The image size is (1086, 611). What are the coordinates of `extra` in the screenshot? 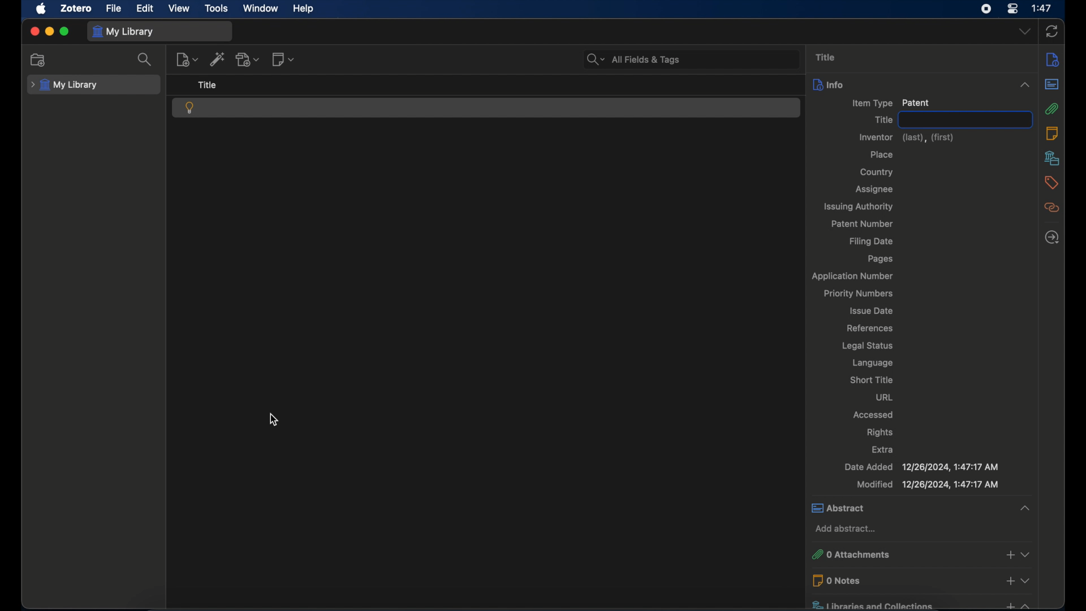 It's located at (882, 449).